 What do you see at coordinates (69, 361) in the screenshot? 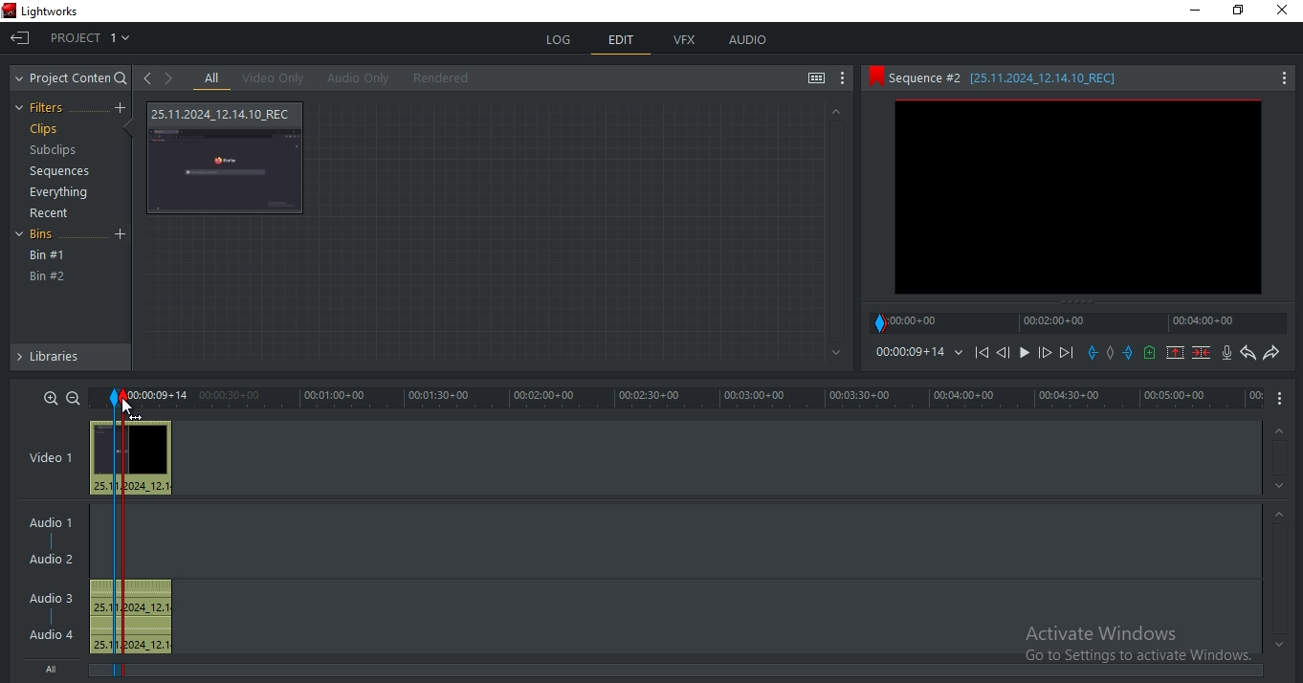
I see `libraries` at bounding box center [69, 361].